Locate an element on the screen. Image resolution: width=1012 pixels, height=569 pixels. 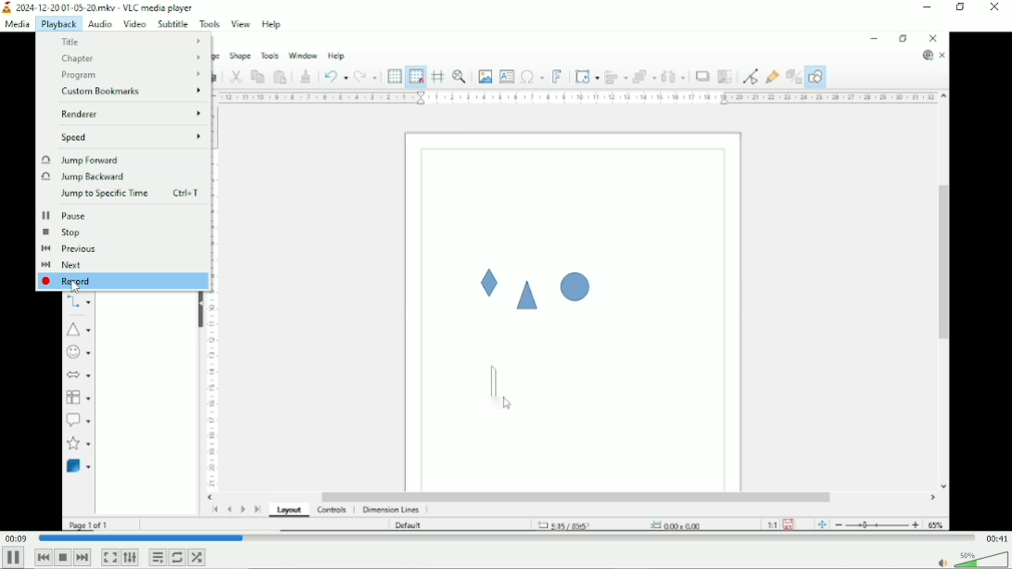
Renderer is located at coordinates (131, 114).